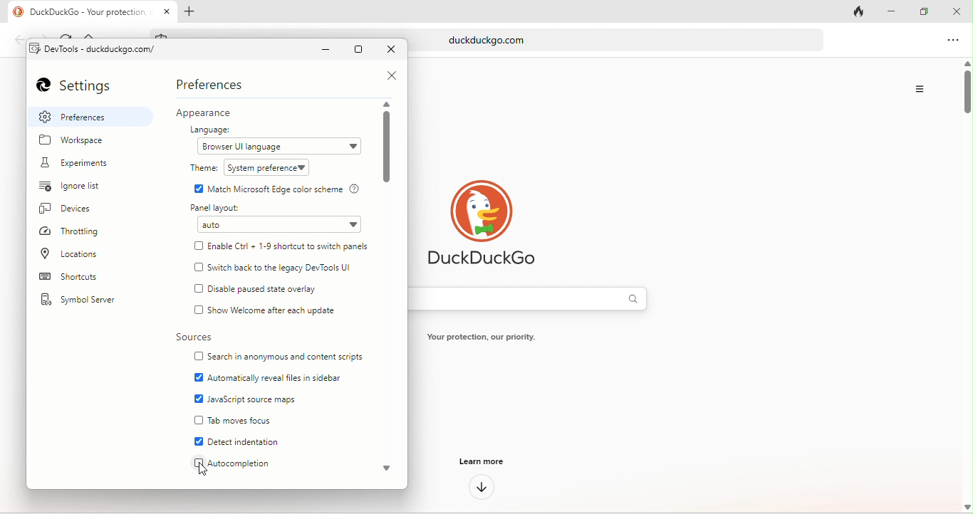 This screenshot has width=973, height=514. What do you see at coordinates (78, 232) in the screenshot?
I see `throttlings` at bounding box center [78, 232].